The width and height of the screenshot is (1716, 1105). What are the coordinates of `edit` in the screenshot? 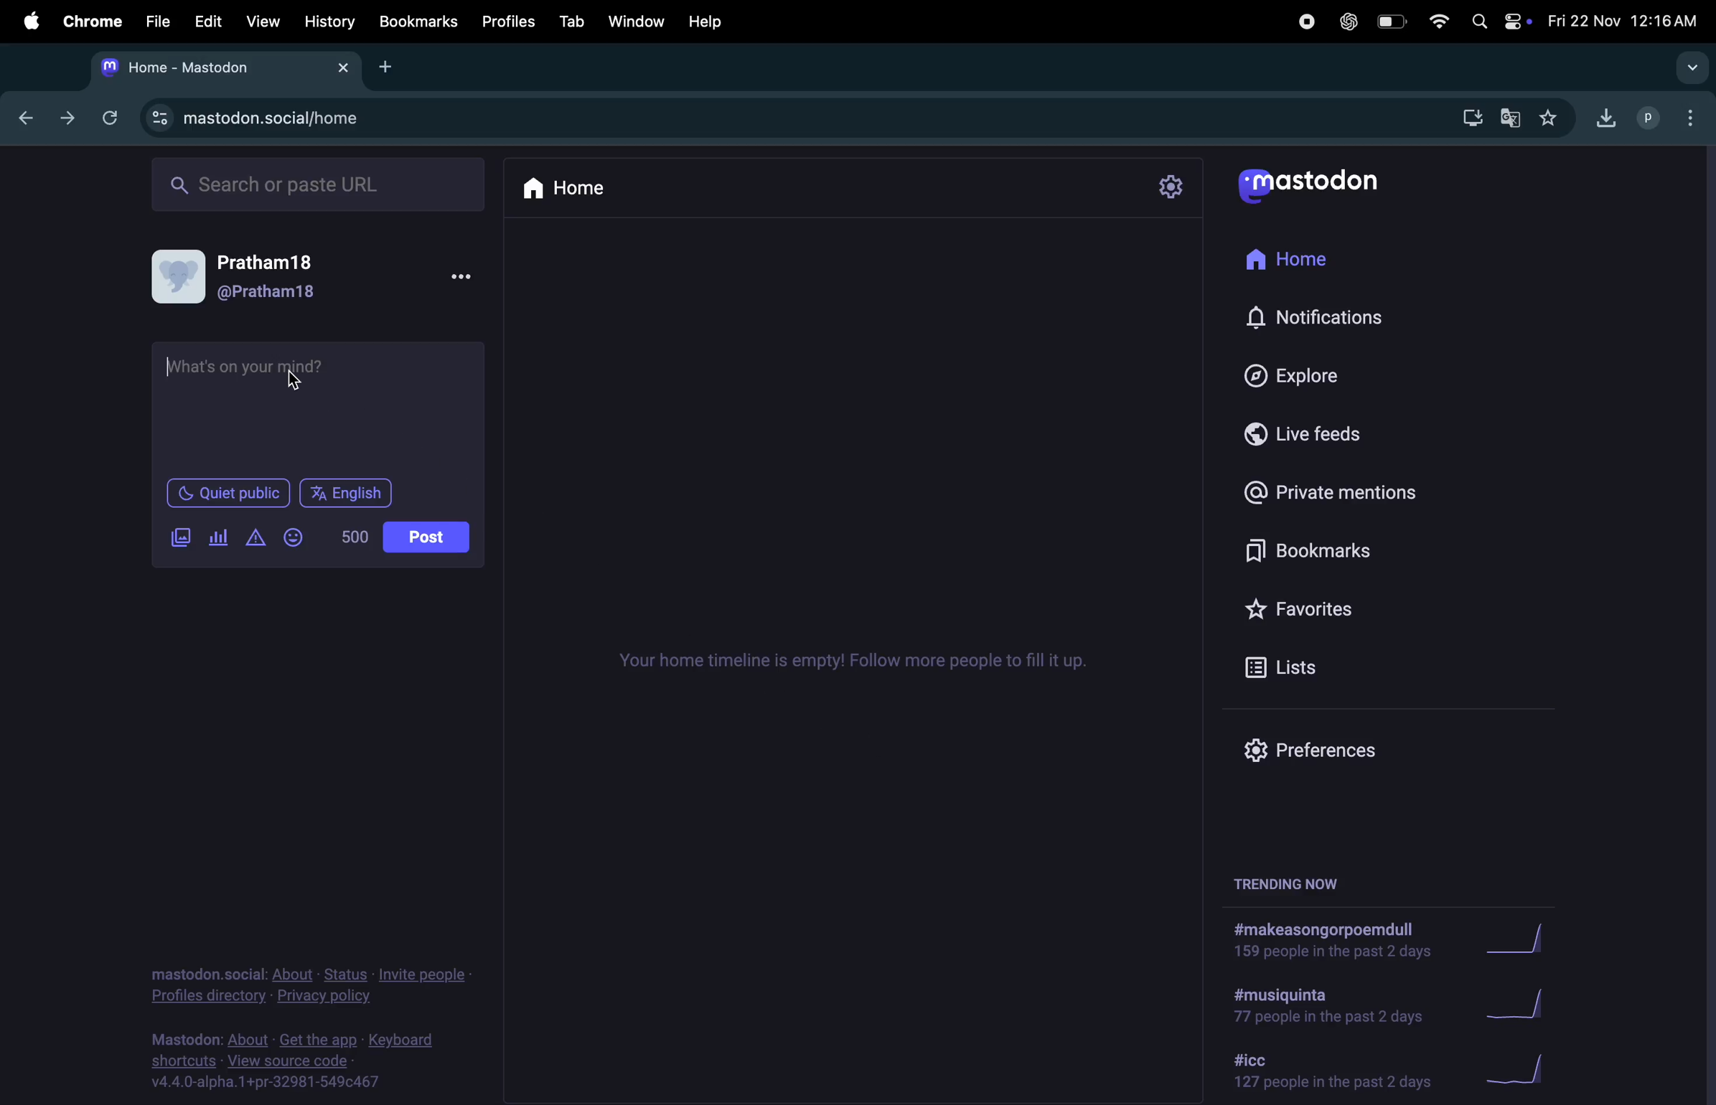 It's located at (207, 21).